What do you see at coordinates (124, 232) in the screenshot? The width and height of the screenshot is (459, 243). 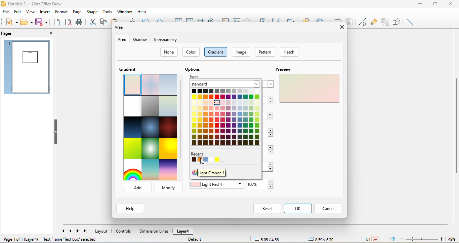 I see `controls` at bounding box center [124, 232].